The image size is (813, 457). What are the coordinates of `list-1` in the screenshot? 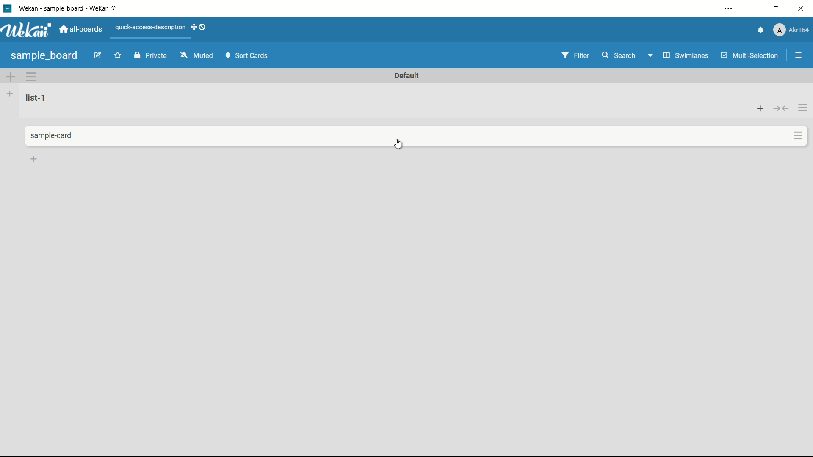 It's located at (37, 97).